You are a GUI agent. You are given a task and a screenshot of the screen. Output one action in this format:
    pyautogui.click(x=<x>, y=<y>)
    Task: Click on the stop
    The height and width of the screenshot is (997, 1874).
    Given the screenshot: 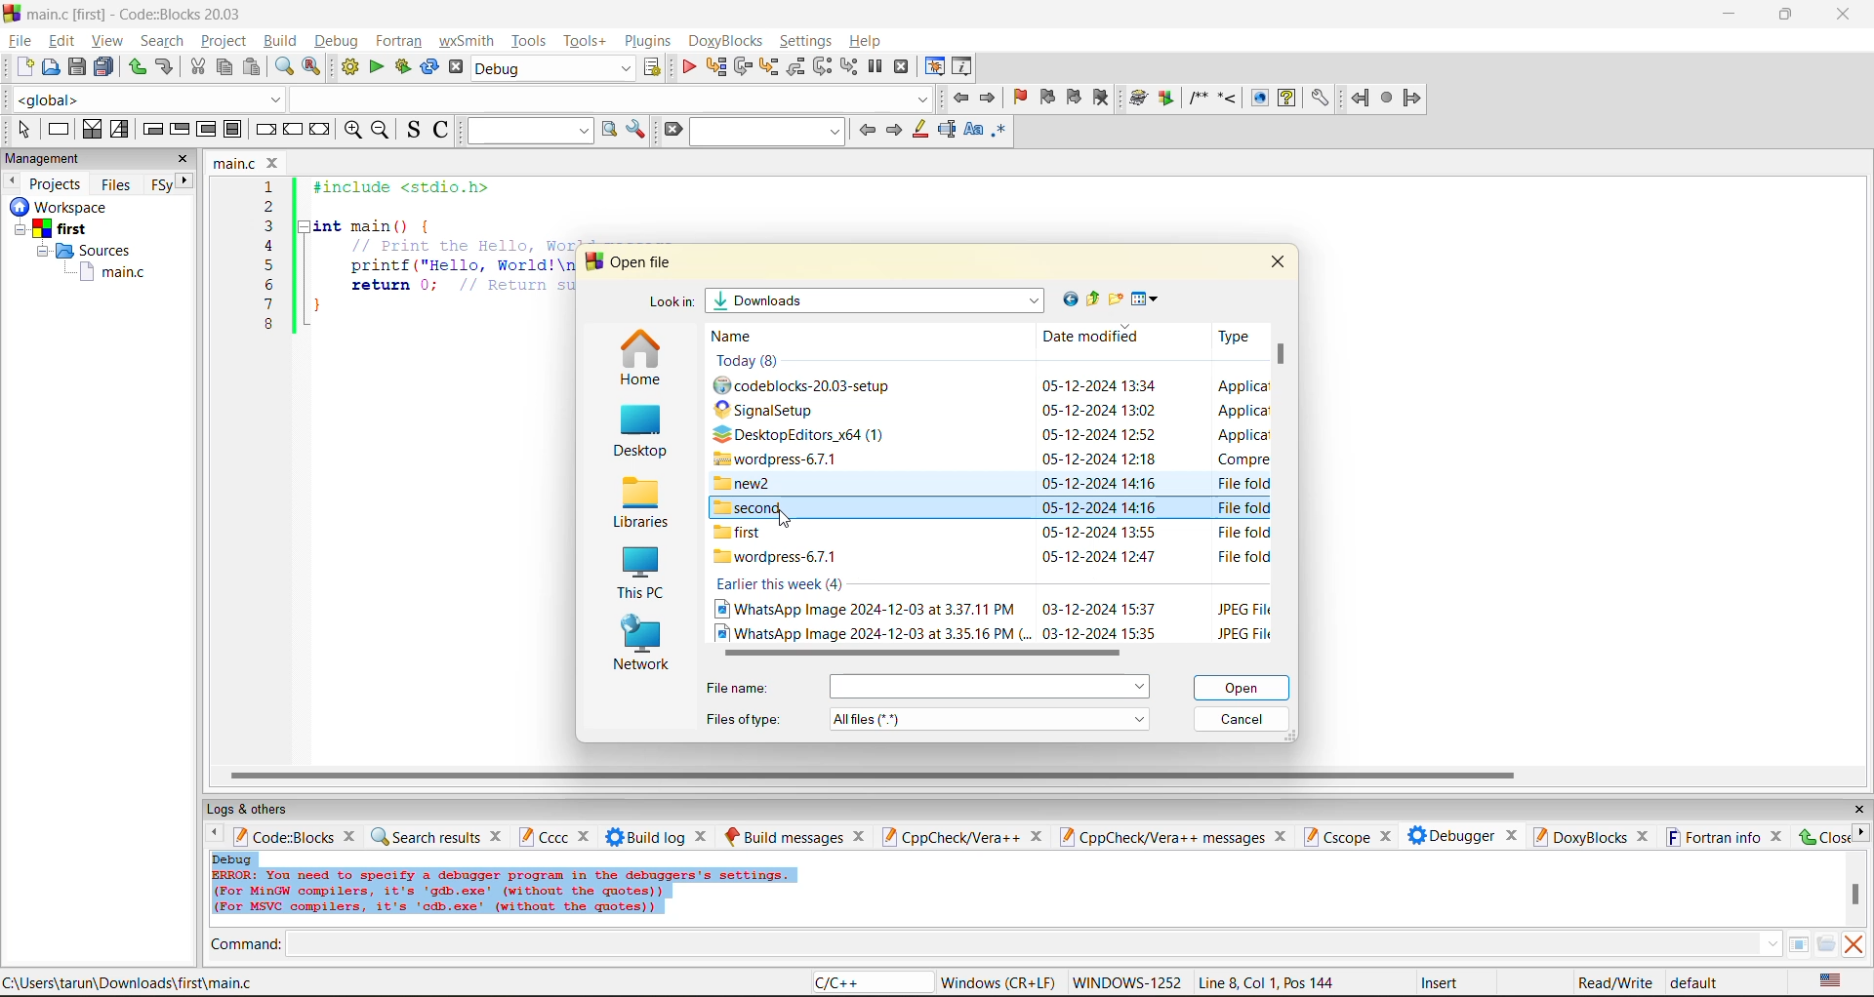 What is the action you would take?
    pyautogui.click(x=1388, y=99)
    